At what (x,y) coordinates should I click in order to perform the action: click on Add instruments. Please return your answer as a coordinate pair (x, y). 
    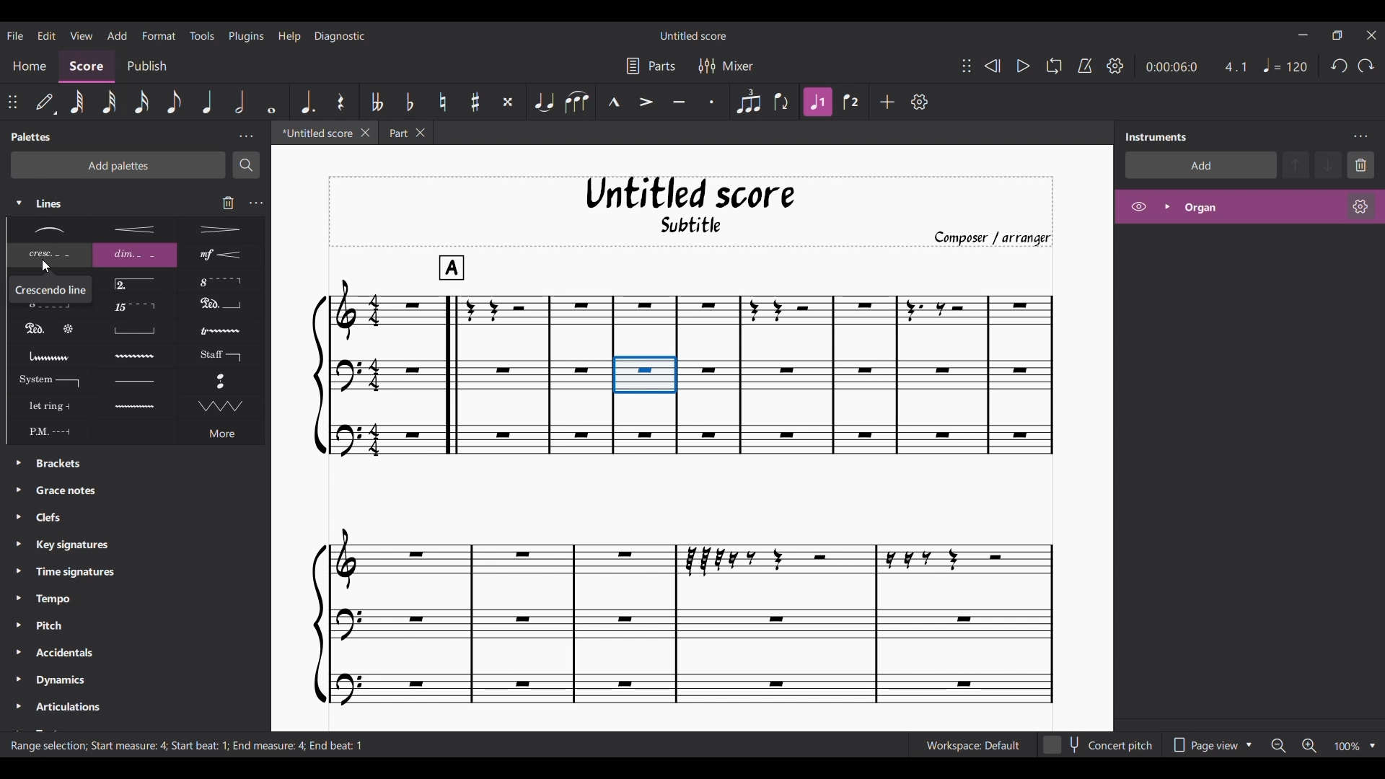
    Looking at the image, I should click on (1201, 165).